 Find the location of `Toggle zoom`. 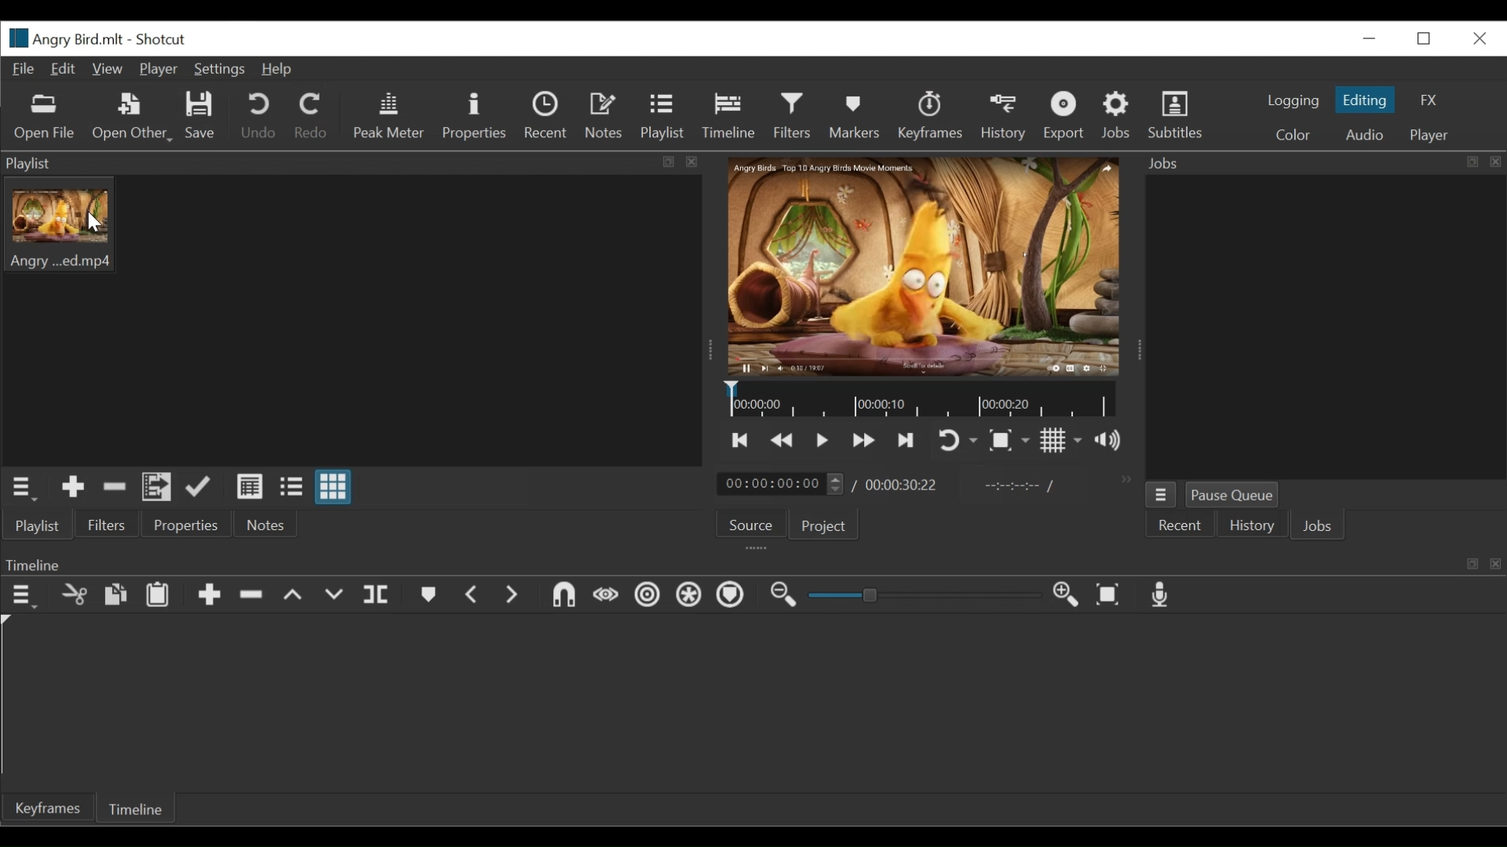

Toggle zoom is located at coordinates (1009, 441).